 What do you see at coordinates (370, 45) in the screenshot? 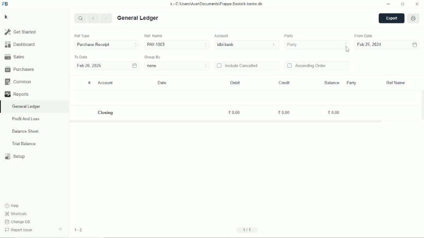
I see `Feb 25, 2024` at bounding box center [370, 45].